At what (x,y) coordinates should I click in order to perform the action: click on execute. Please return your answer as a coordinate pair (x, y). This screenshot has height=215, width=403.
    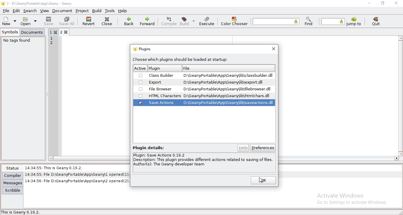
    Looking at the image, I should click on (207, 21).